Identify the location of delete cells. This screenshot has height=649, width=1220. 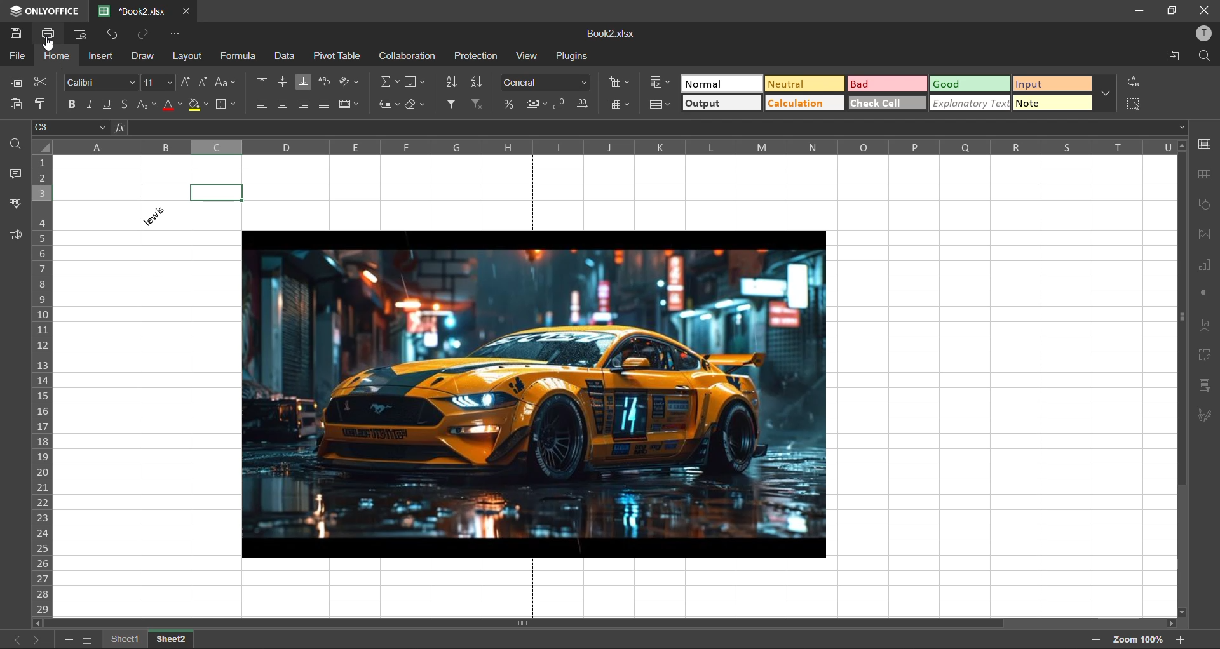
(620, 104).